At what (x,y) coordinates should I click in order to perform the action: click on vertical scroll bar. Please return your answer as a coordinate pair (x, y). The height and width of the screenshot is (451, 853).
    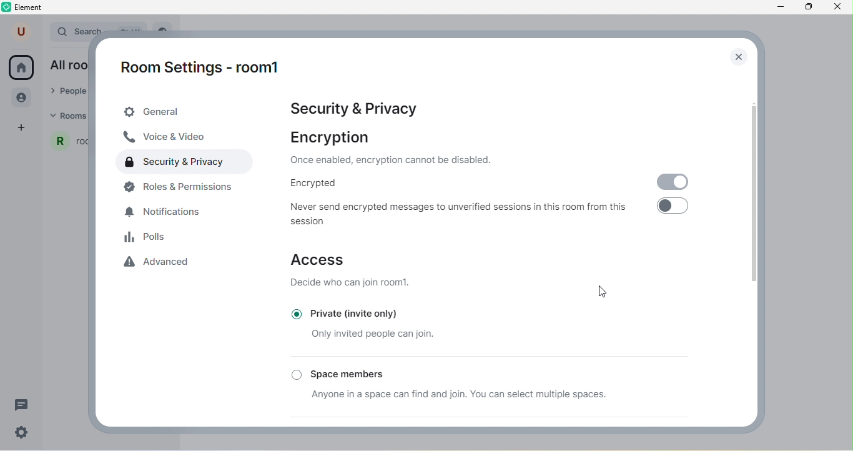
    Looking at the image, I should click on (751, 196).